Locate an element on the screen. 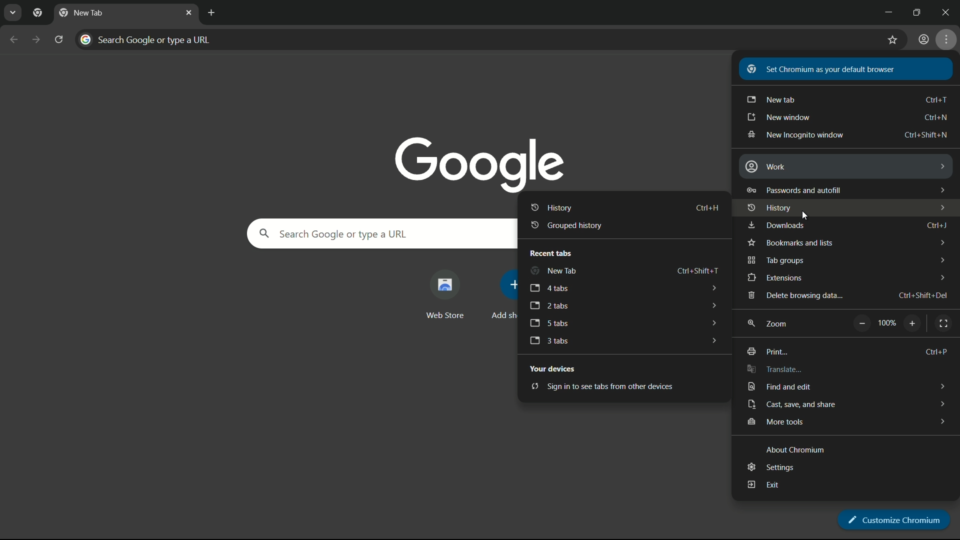 The image size is (960, 540). new incognito window is located at coordinates (794, 135).